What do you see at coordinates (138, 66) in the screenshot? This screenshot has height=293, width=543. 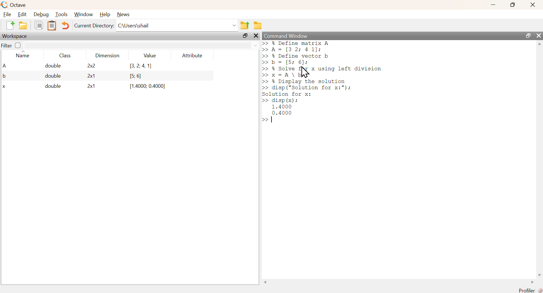 I see `(3,2,4,1)` at bounding box center [138, 66].